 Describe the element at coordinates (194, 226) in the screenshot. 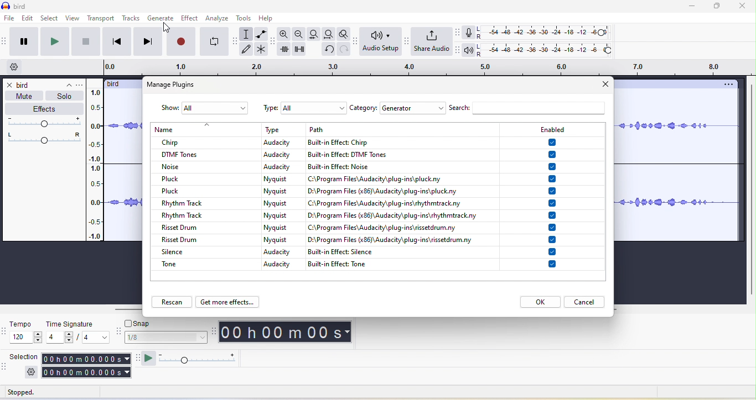

I see `risset drum` at that location.